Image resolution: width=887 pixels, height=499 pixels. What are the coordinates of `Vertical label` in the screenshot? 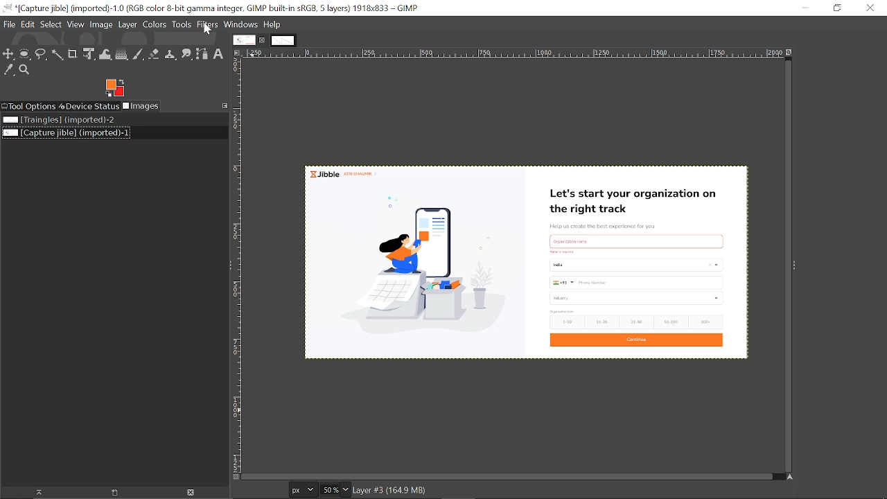 It's located at (239, 264).